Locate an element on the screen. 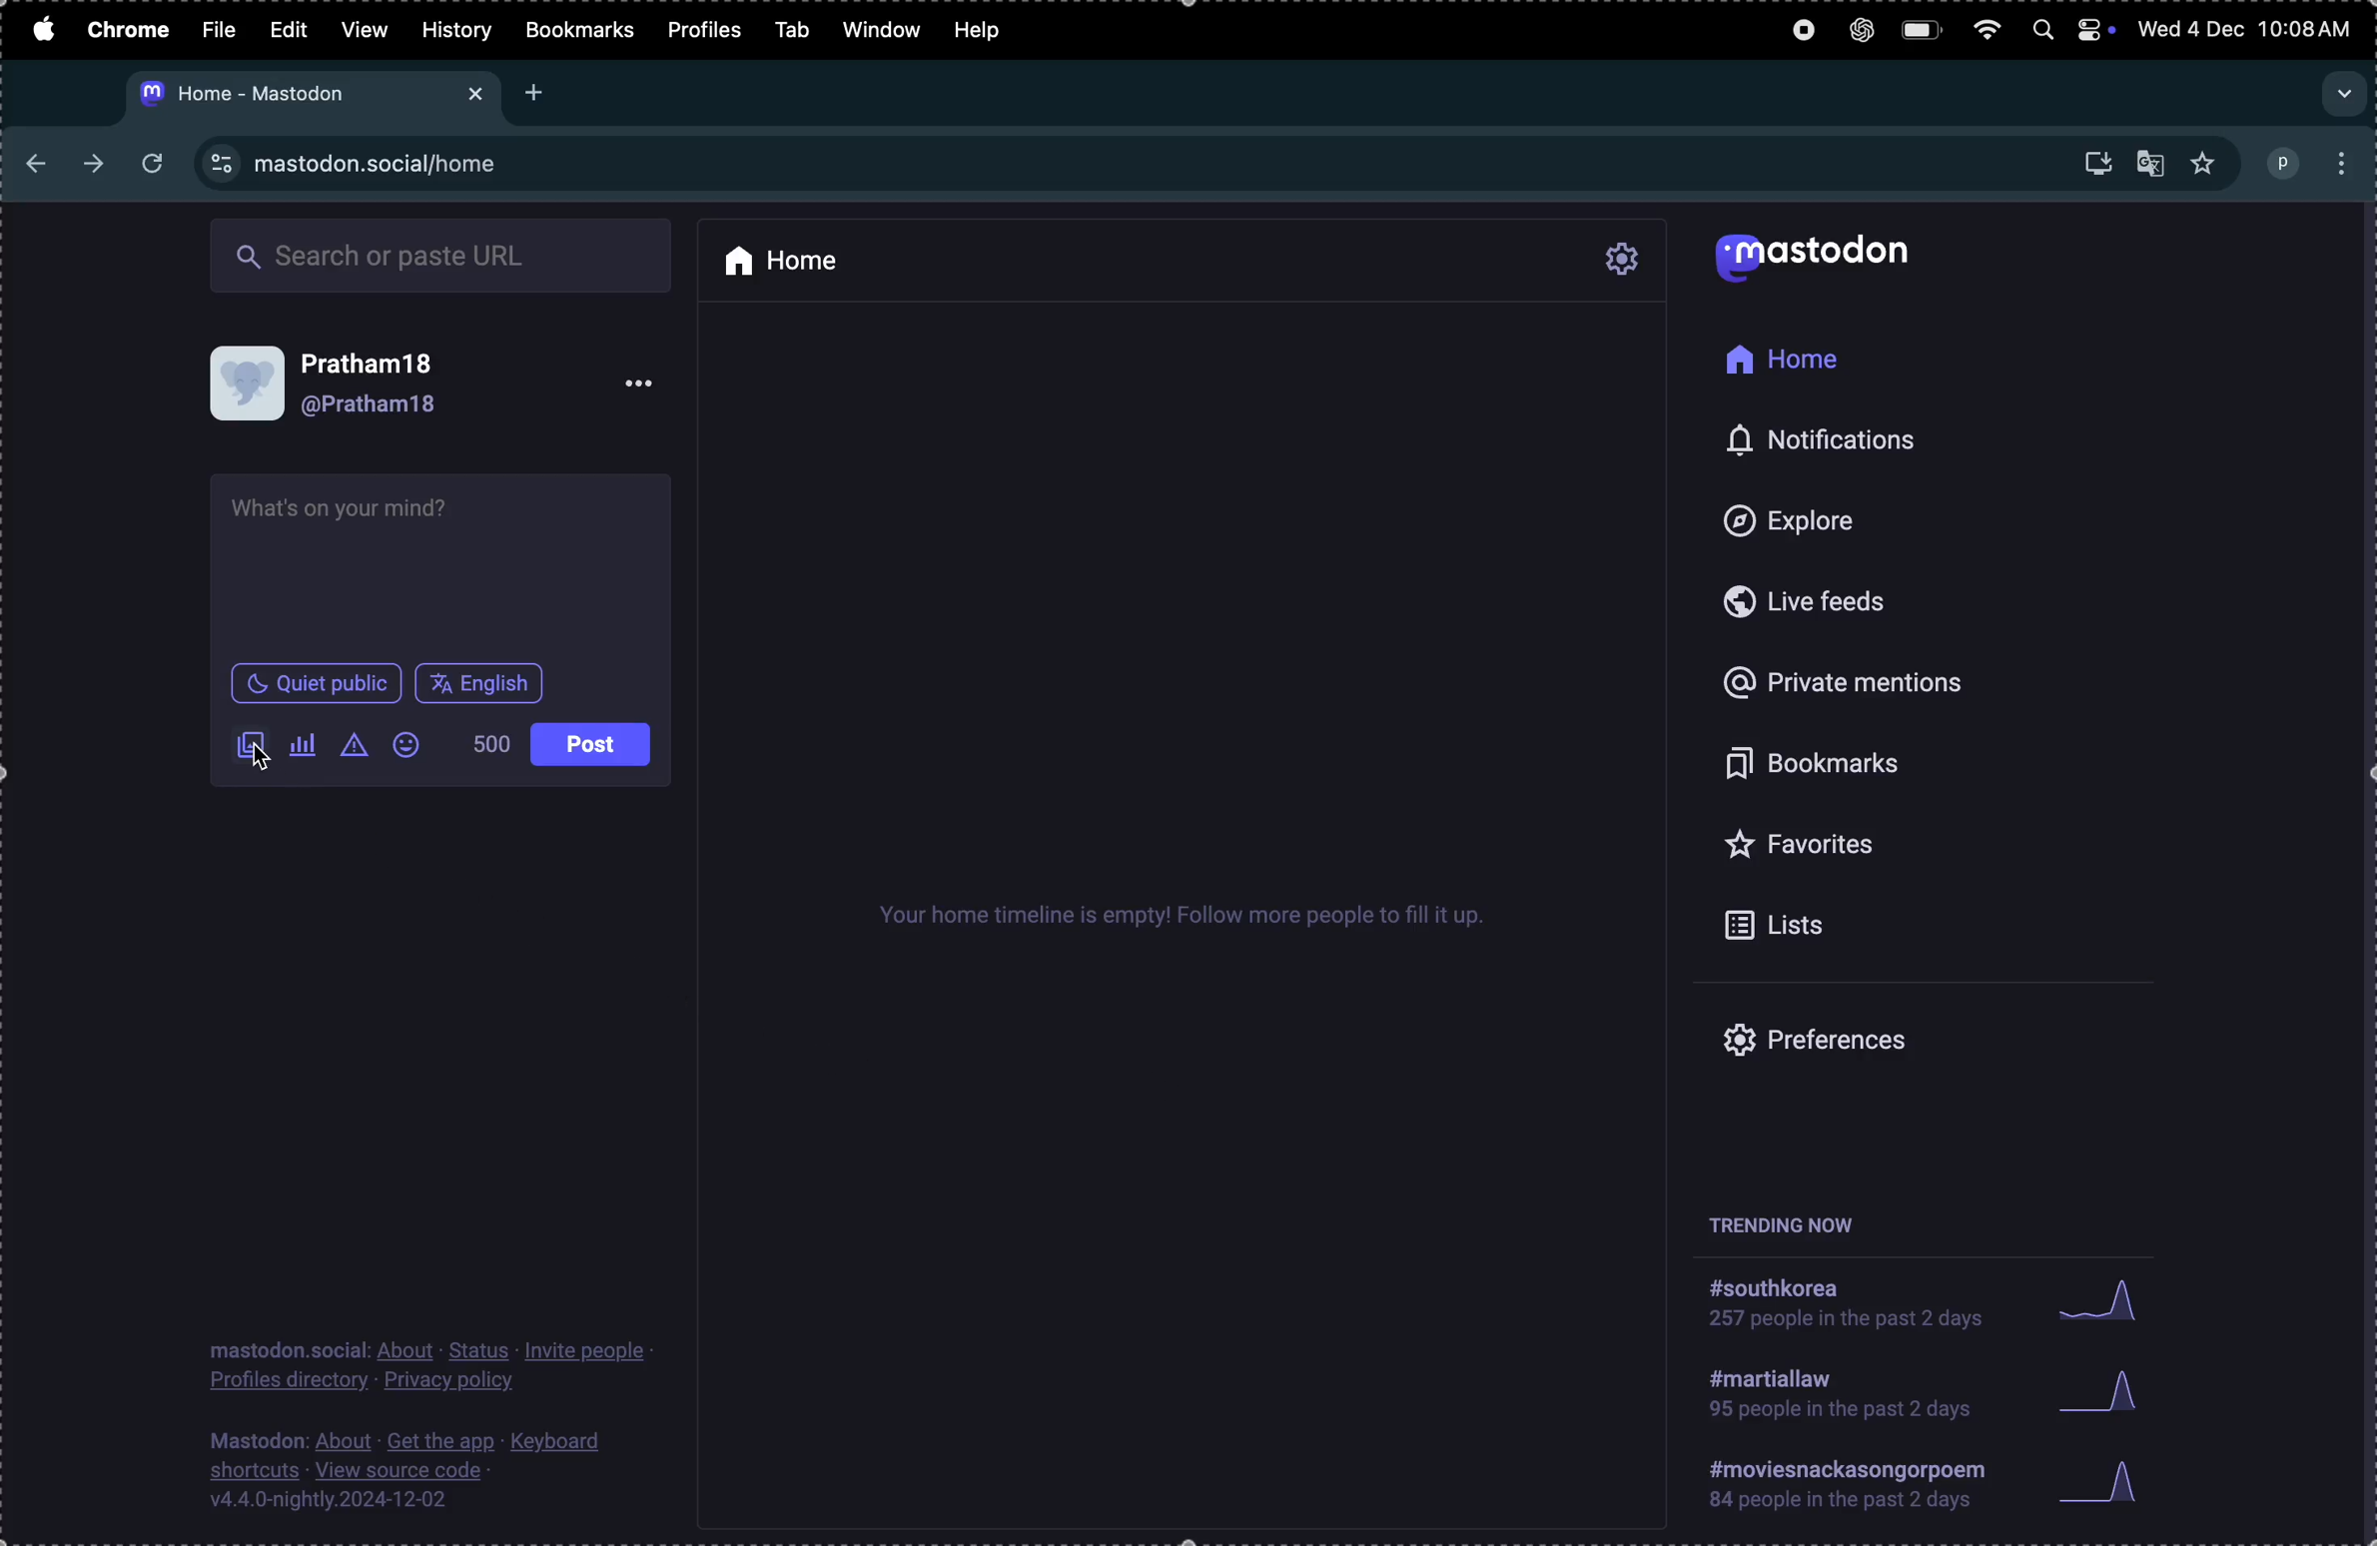 The height and width of the screenshot is (1546, 2377). window is located at coordinates (882, 30).